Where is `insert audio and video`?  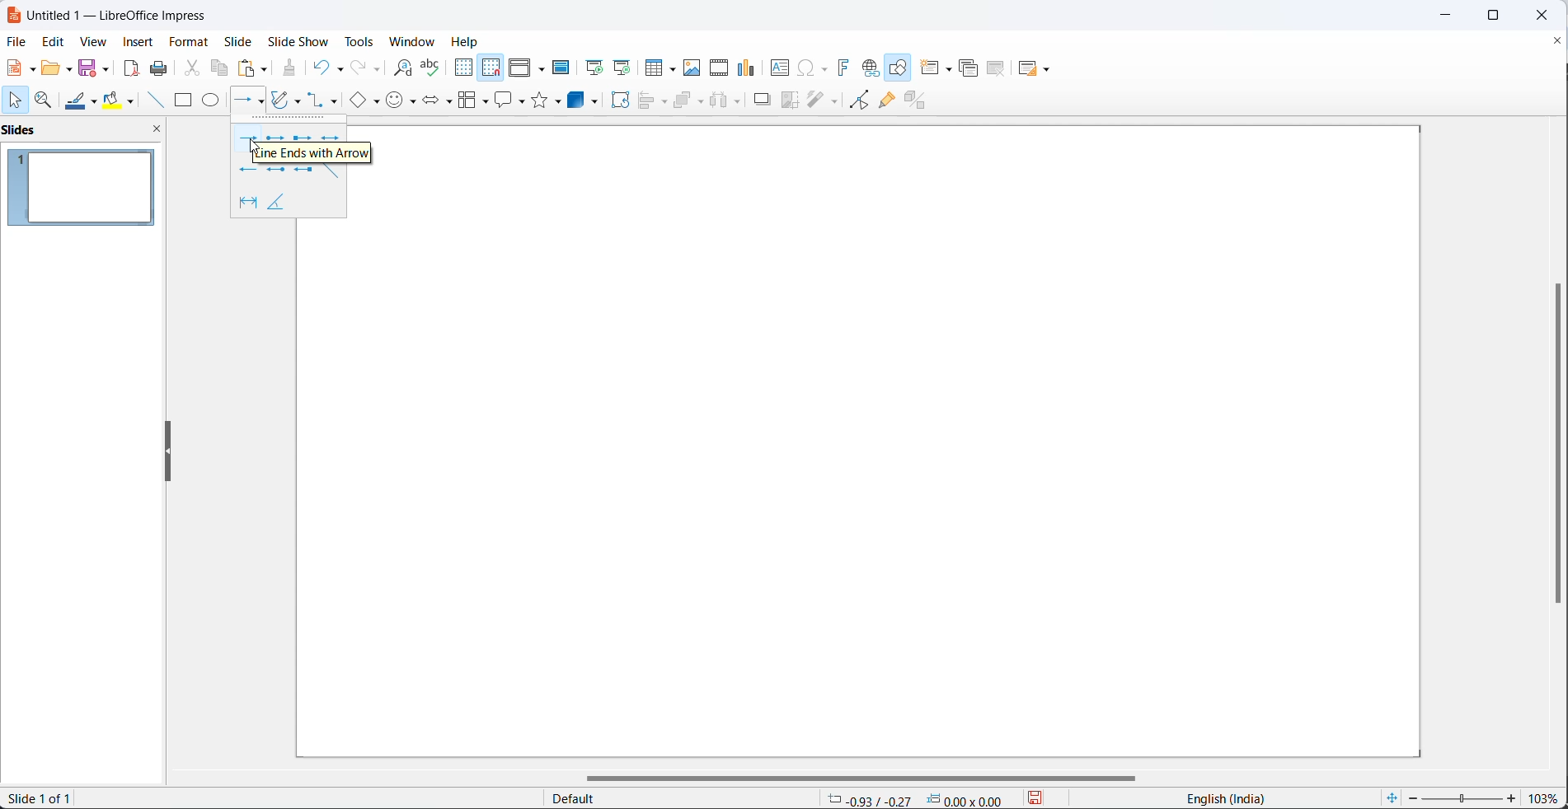
insert audio and video is located at coordinates (718, 68).